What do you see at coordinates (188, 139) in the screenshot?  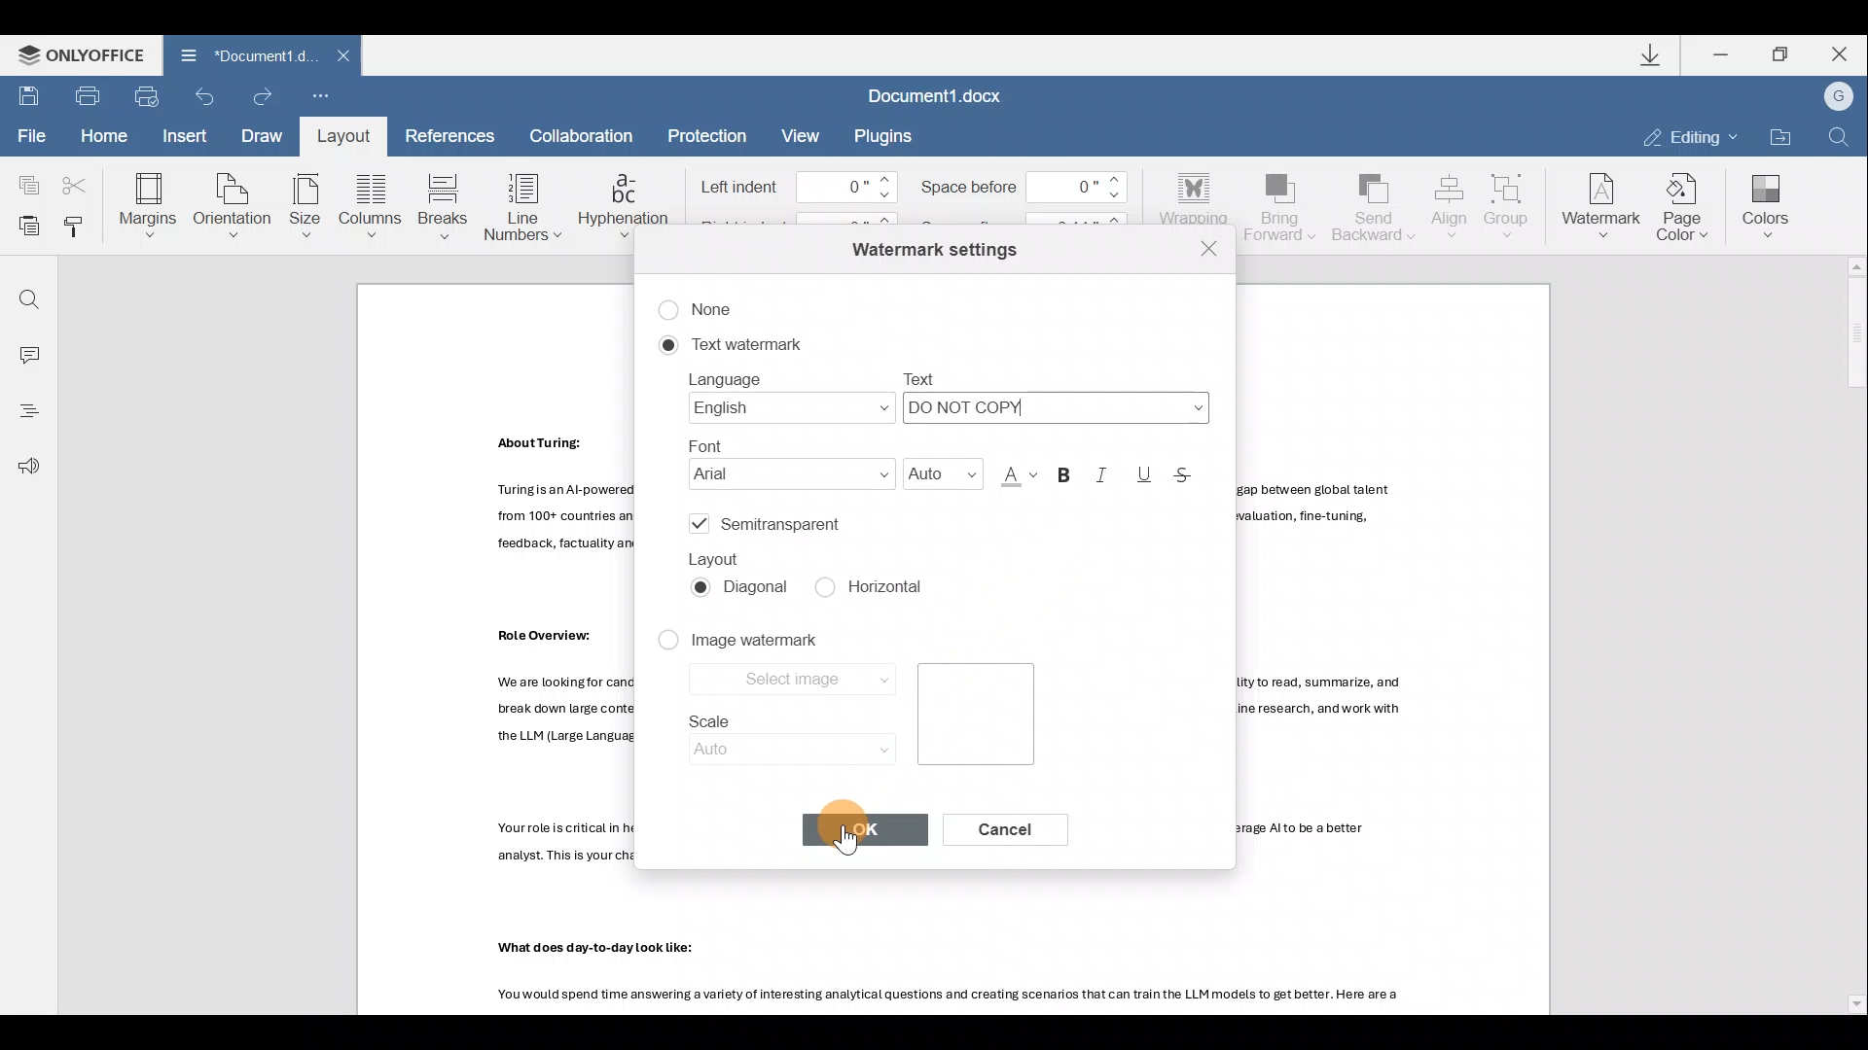 I see `Insert` at bounding box center [188, 139].